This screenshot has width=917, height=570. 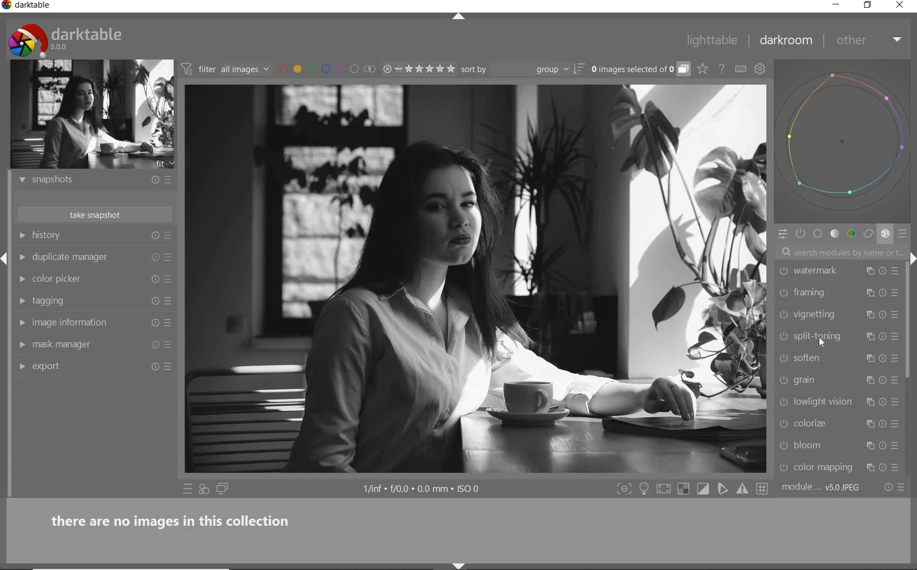 I want to click on reset, so click(x=152, y=181).